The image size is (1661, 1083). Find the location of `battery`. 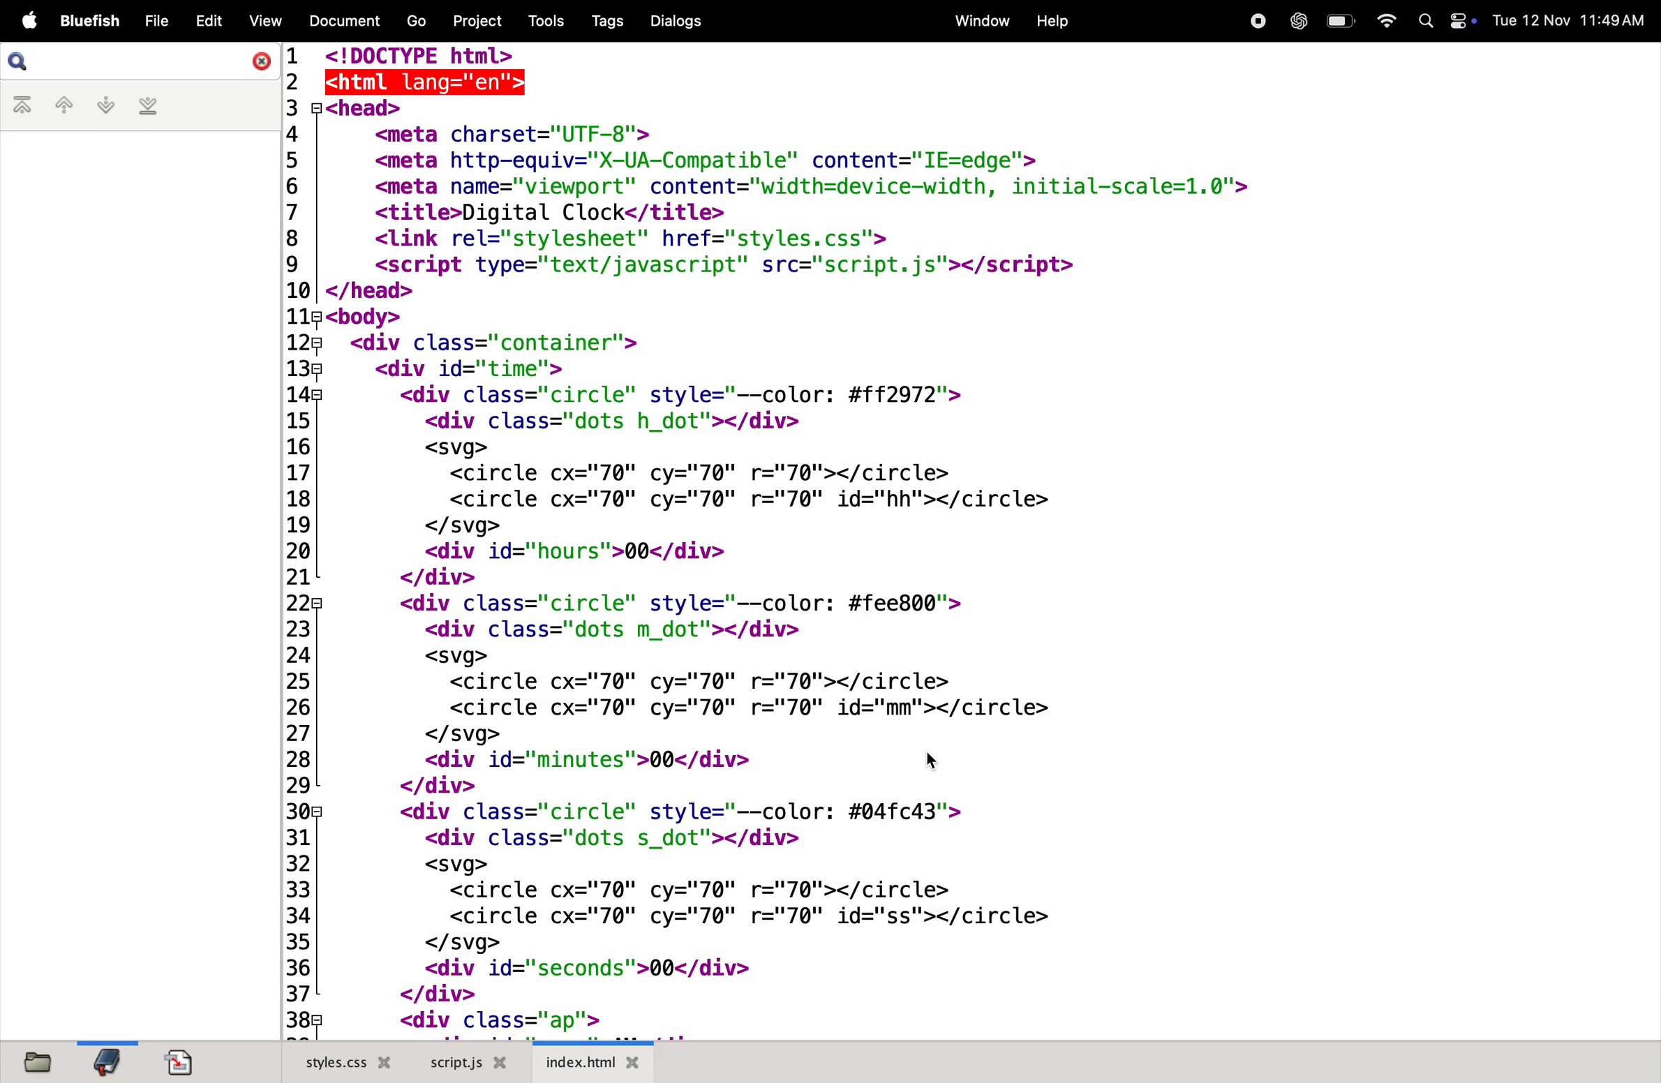

battery is located at coordinates (1339, 20).